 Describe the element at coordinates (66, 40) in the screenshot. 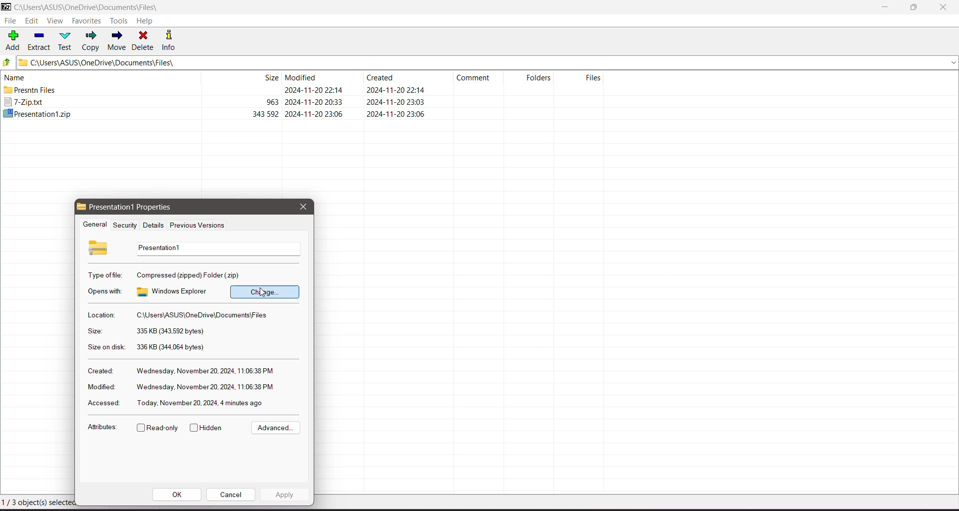

I see `Test` at that location.